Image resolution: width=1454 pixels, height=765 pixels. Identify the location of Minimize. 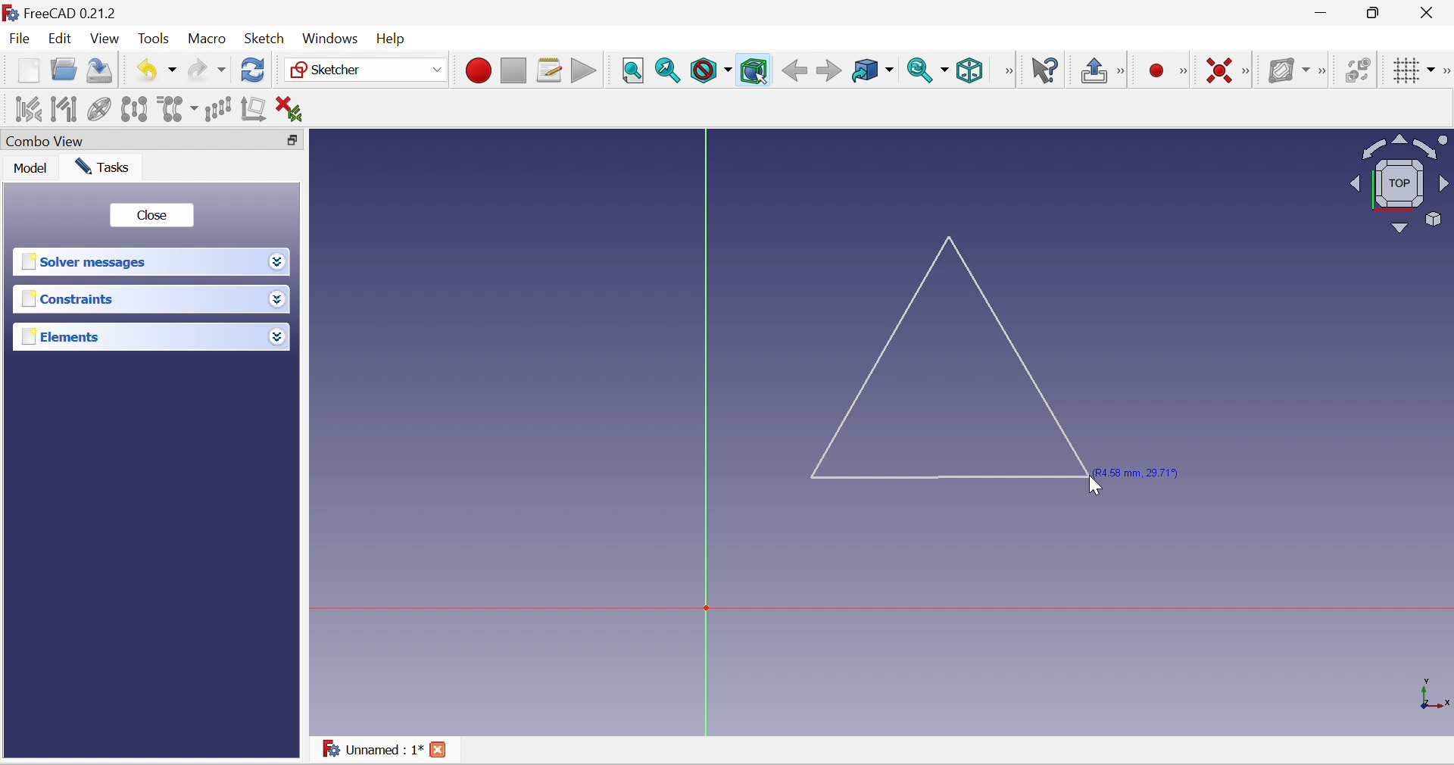
(1321, 12).